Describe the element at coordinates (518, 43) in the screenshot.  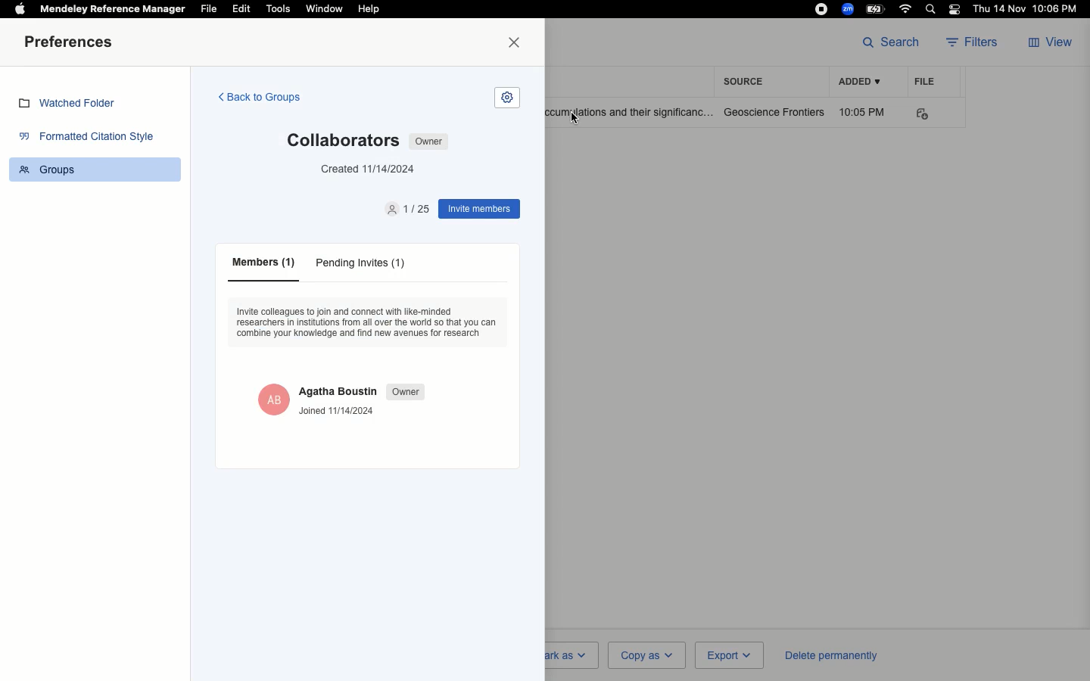
I see `Close` at that location.